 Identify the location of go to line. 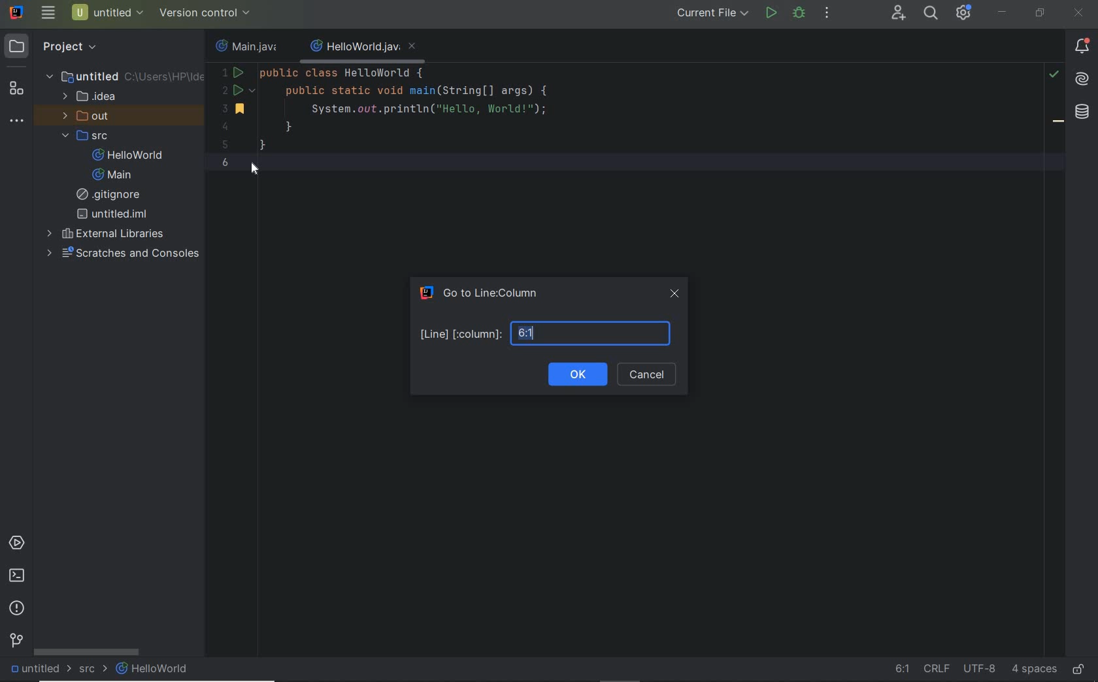
(903, 667).